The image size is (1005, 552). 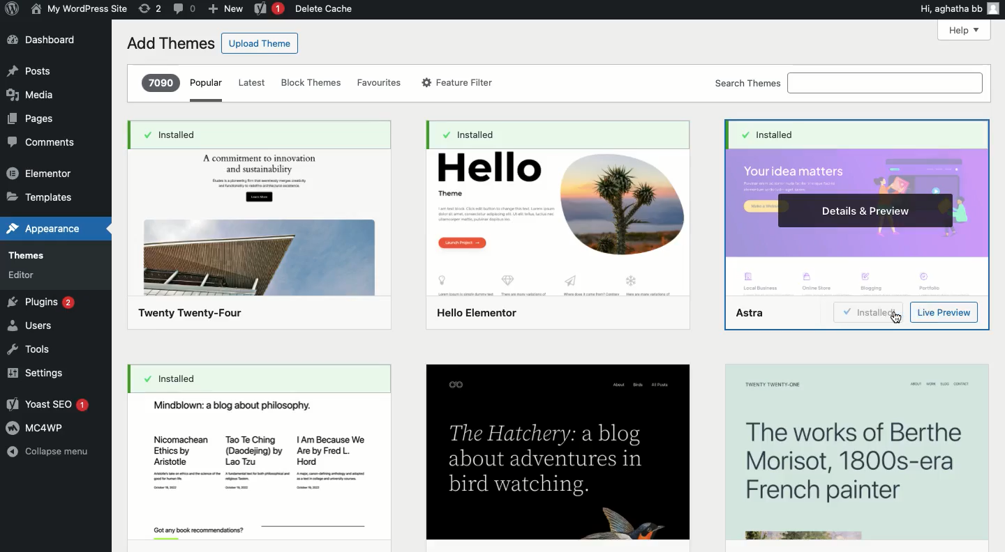 What do you see at coordinates (30, 70) in the screenshot?
I see `Post` at bounding box center [30, 70].